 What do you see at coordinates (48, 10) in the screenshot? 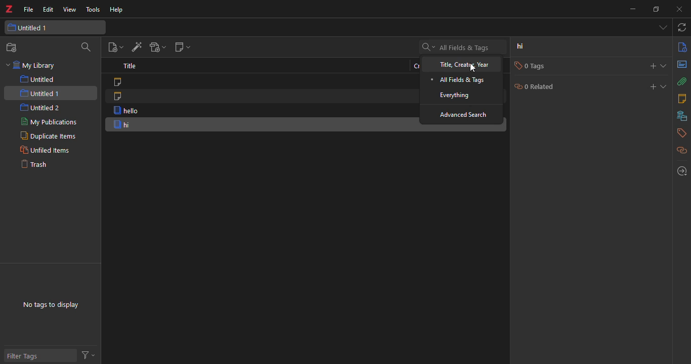
I see `edit` at bounding box center [48, 10].